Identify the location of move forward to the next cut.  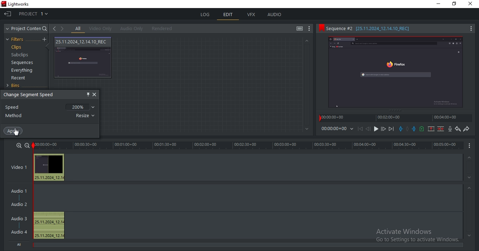
(391, 129).